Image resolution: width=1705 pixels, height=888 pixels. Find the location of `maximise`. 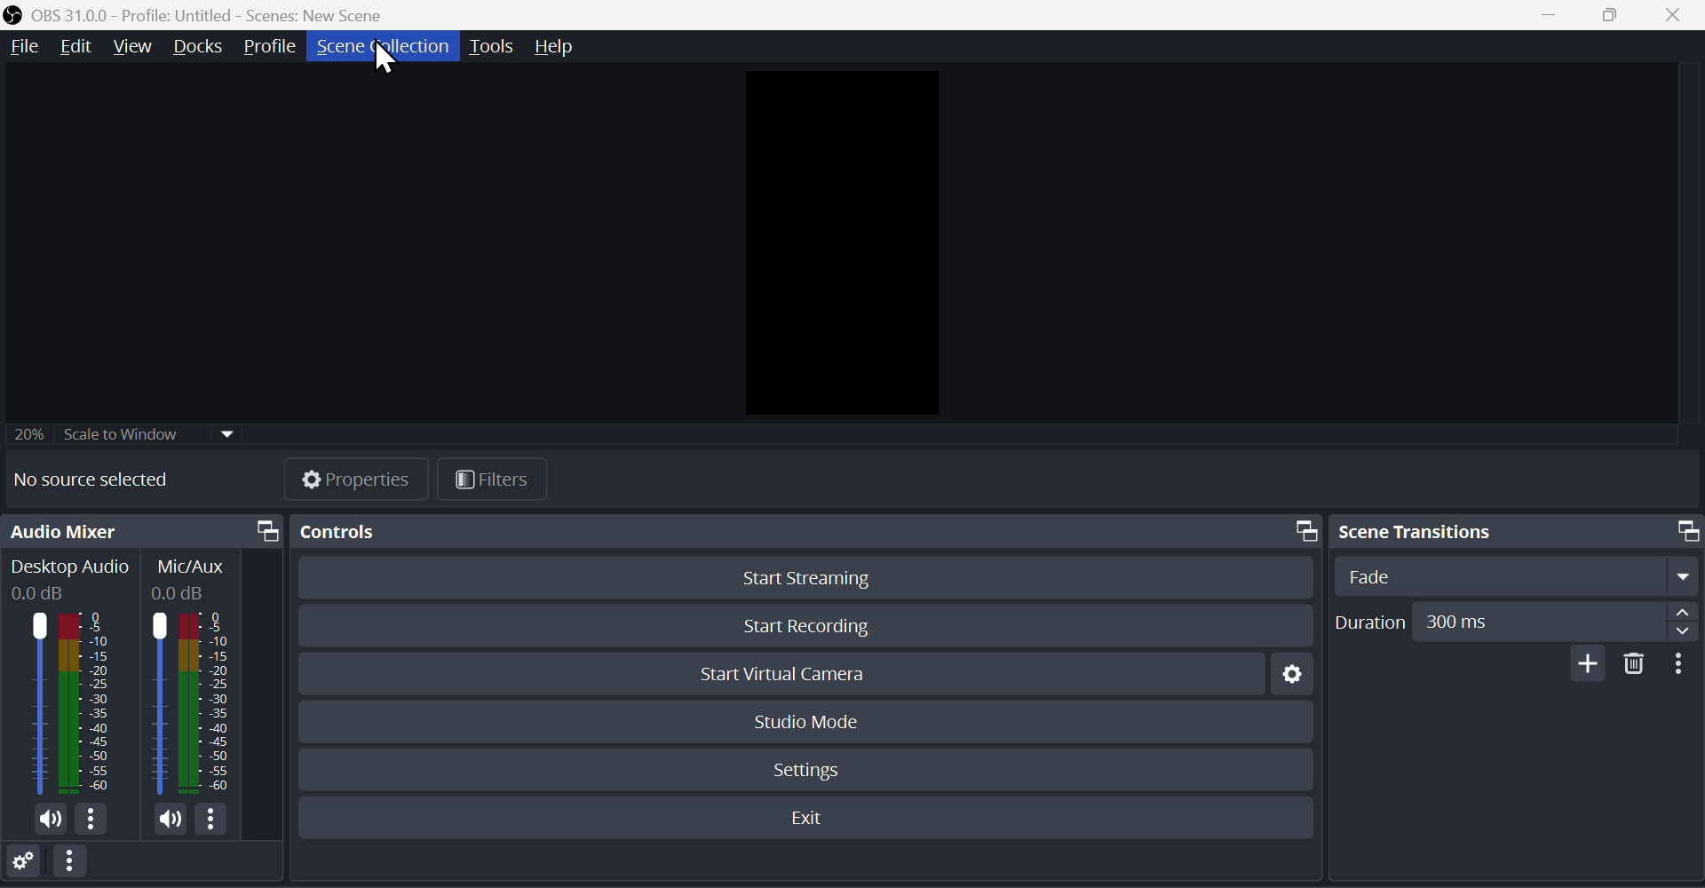

maximise is located at coordinates (1618, 16).